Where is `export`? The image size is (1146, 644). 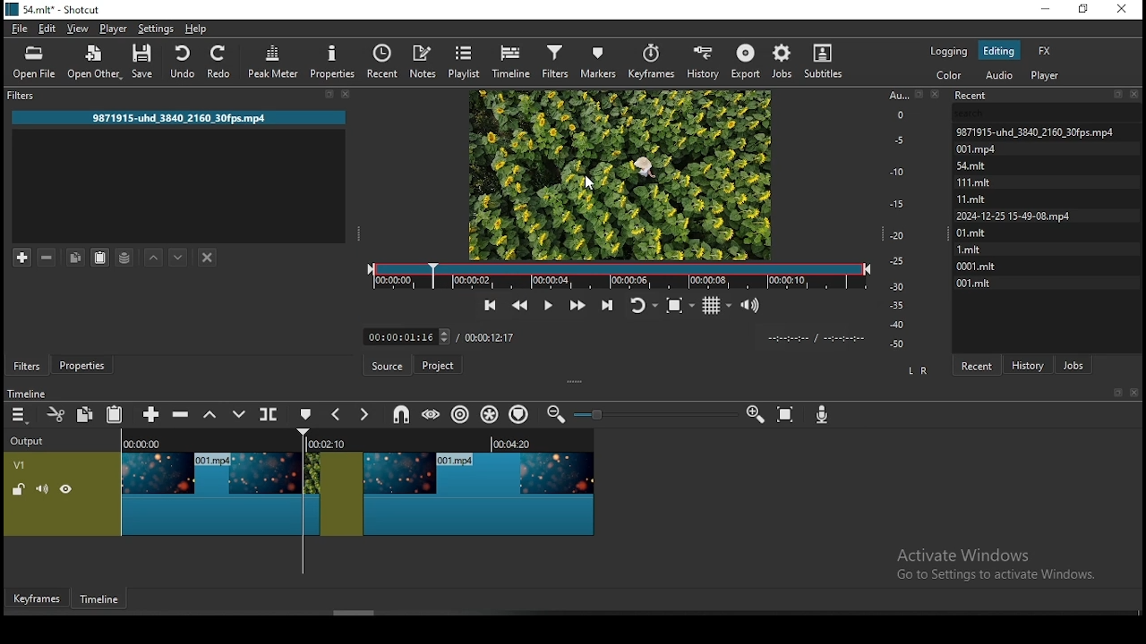 export is located at coordinates (747, 61).